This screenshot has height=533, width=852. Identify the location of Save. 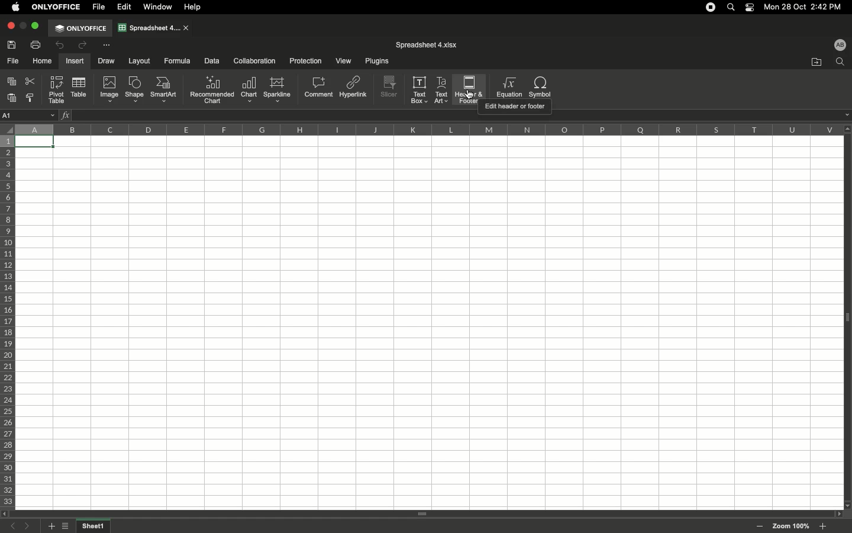
(14, 44).